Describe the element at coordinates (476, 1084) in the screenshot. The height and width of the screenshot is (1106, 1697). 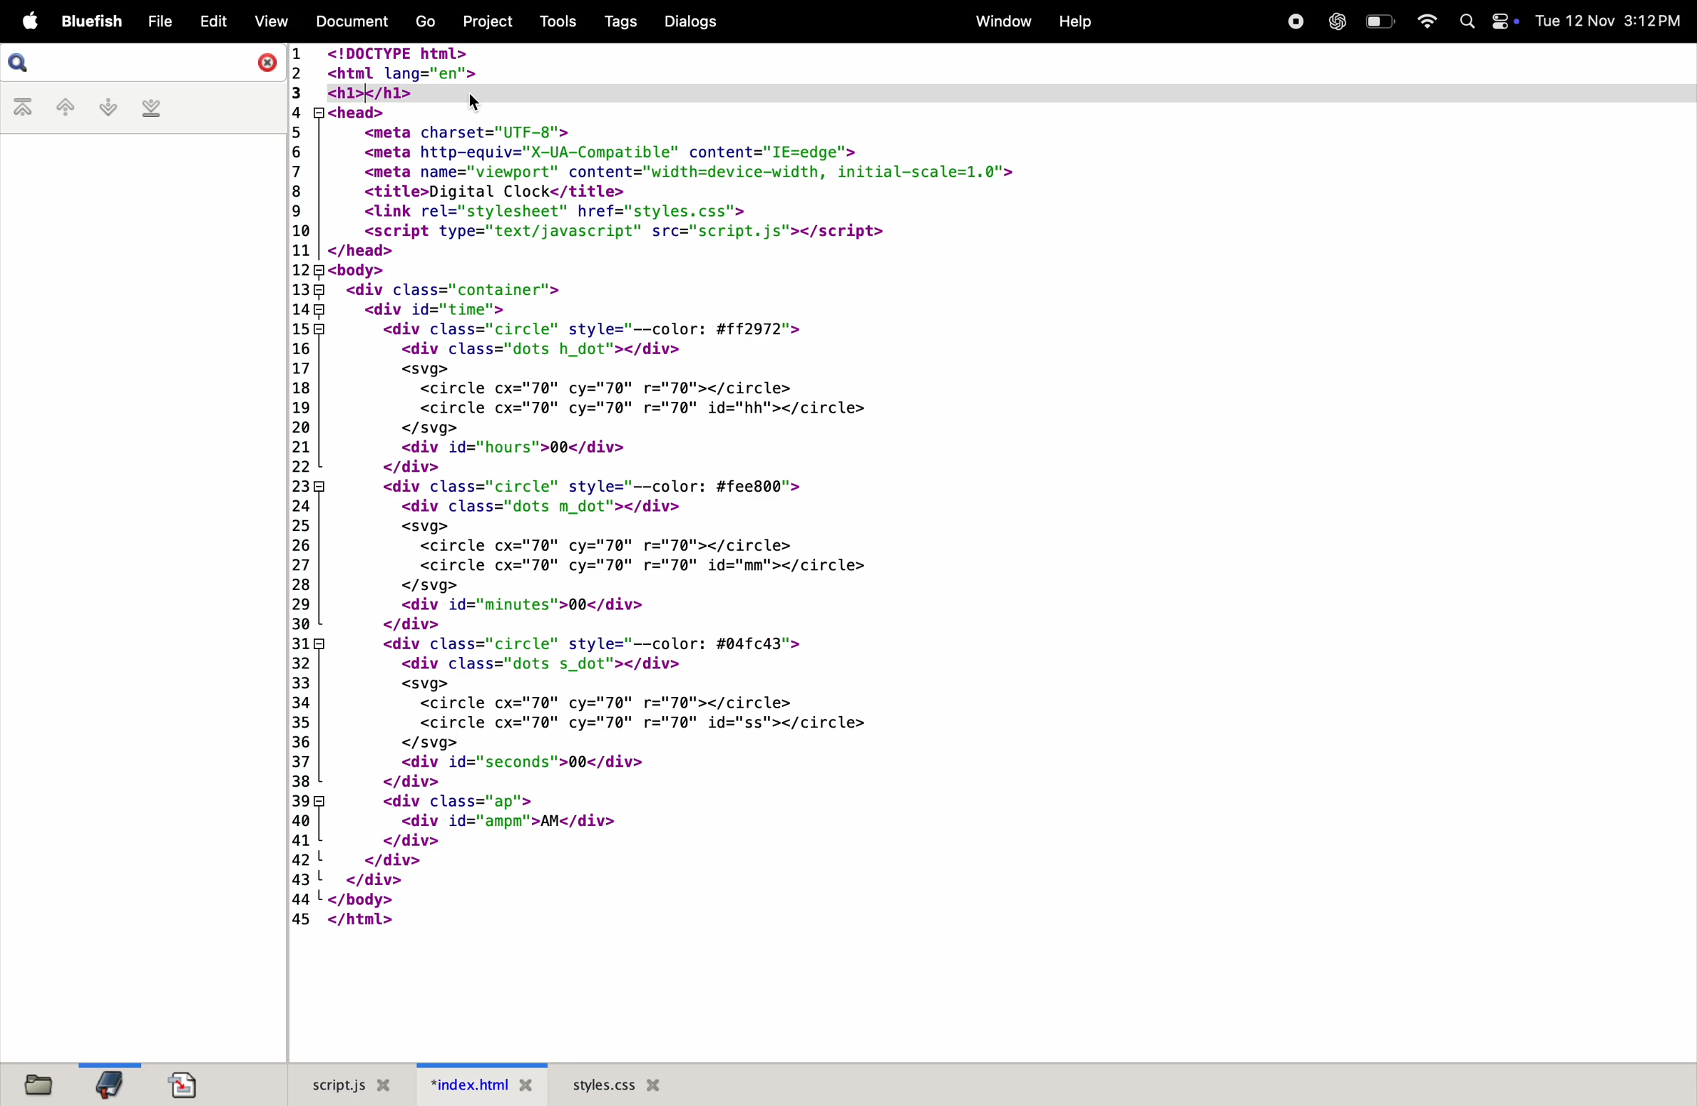
I see `*index.html` at that location.